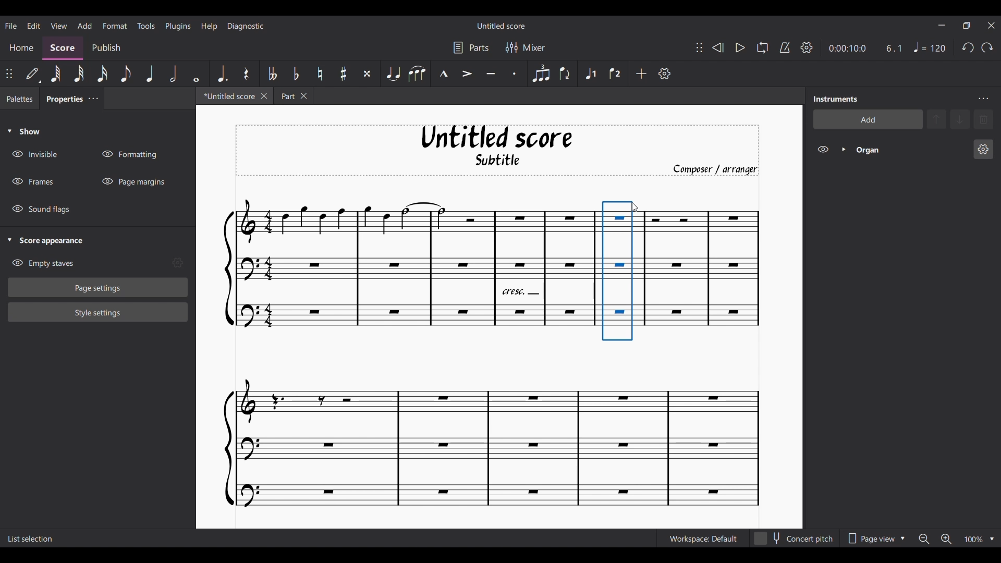  Describe the element at coordinates (293, 95) in the screenshot. I see `Earlier tab` at that location.